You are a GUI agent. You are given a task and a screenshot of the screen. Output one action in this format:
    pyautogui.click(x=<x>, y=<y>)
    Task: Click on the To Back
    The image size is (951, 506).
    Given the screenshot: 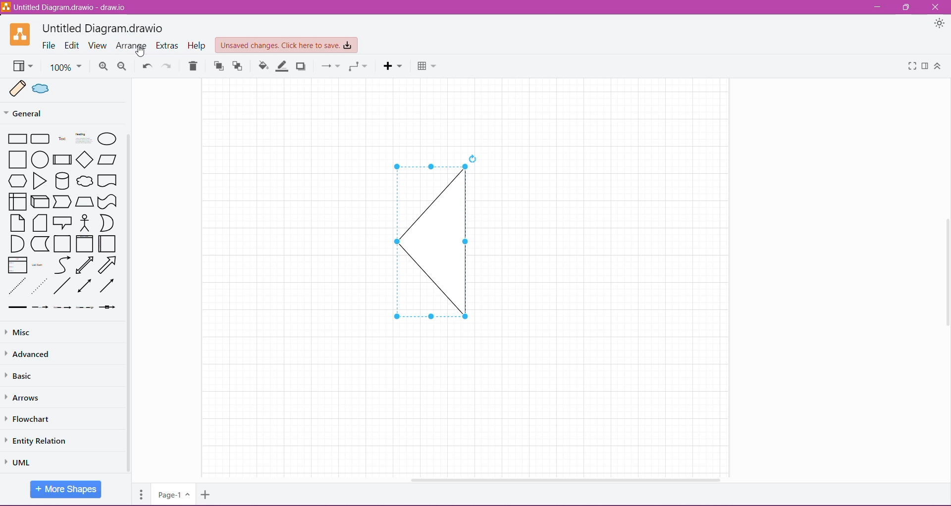 What is the action you would take?
    pyautogui.click(x=238, y=66)
    